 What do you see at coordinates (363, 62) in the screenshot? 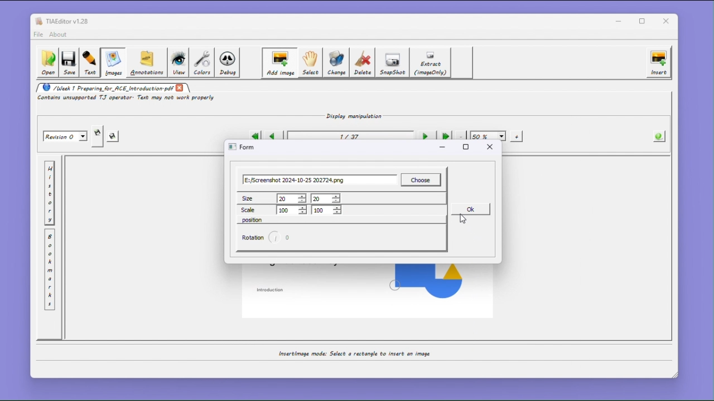
I see `Delete ` at bounding box center [363, 62].